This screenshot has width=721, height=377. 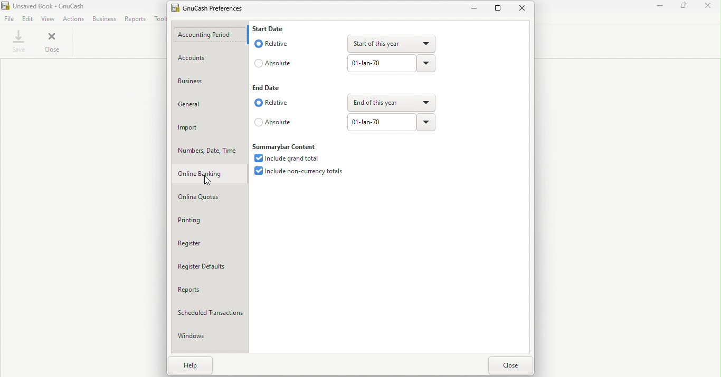 I want to click on Account, so click(x=211, y=59).